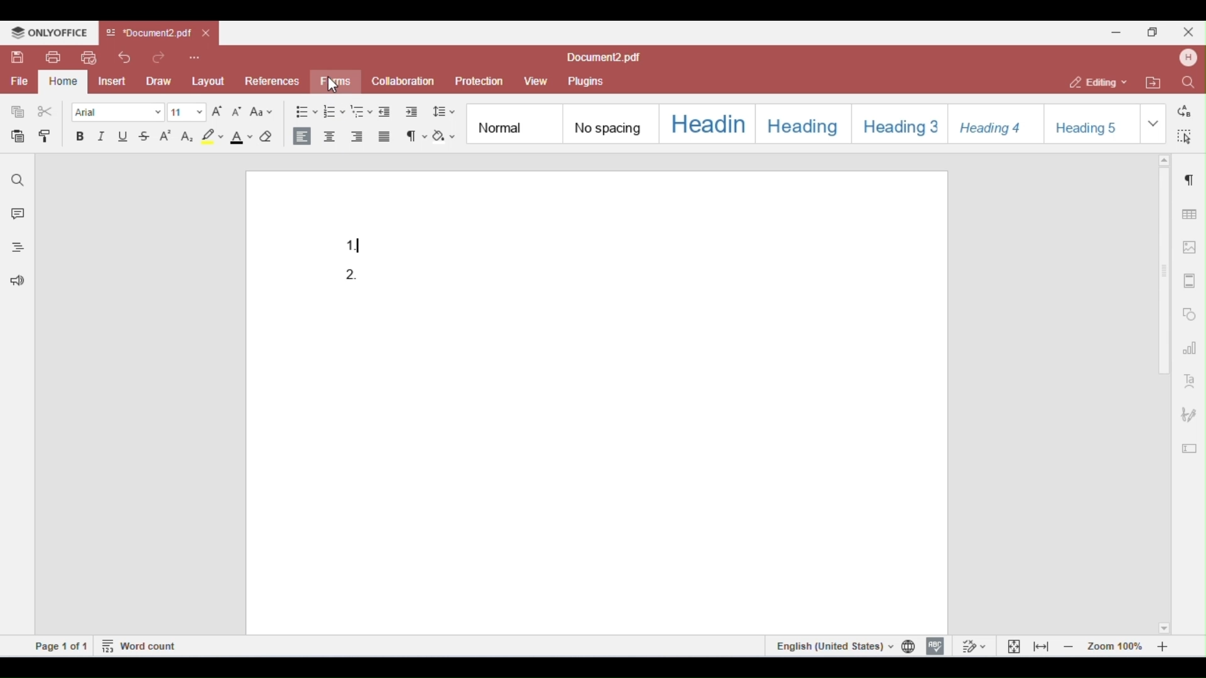 The height and width of the screenshot is (678, 1206). Describe the element at coordinates (1188, 415) in the screenshot. I see `signature settings` at that location.